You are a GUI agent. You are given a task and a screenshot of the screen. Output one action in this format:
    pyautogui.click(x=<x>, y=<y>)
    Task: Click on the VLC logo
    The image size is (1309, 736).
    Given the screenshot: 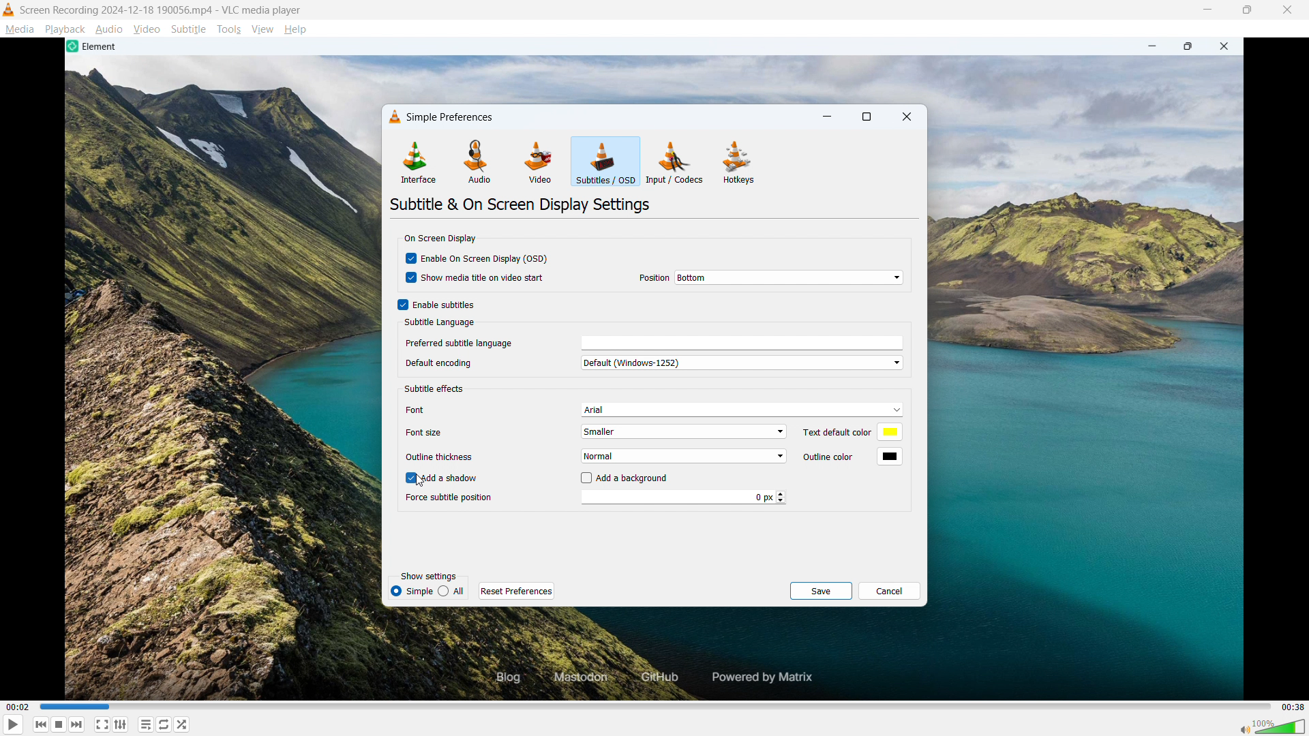 What is the action you would take?
    pyautogui.click(x=392, y=116)
    